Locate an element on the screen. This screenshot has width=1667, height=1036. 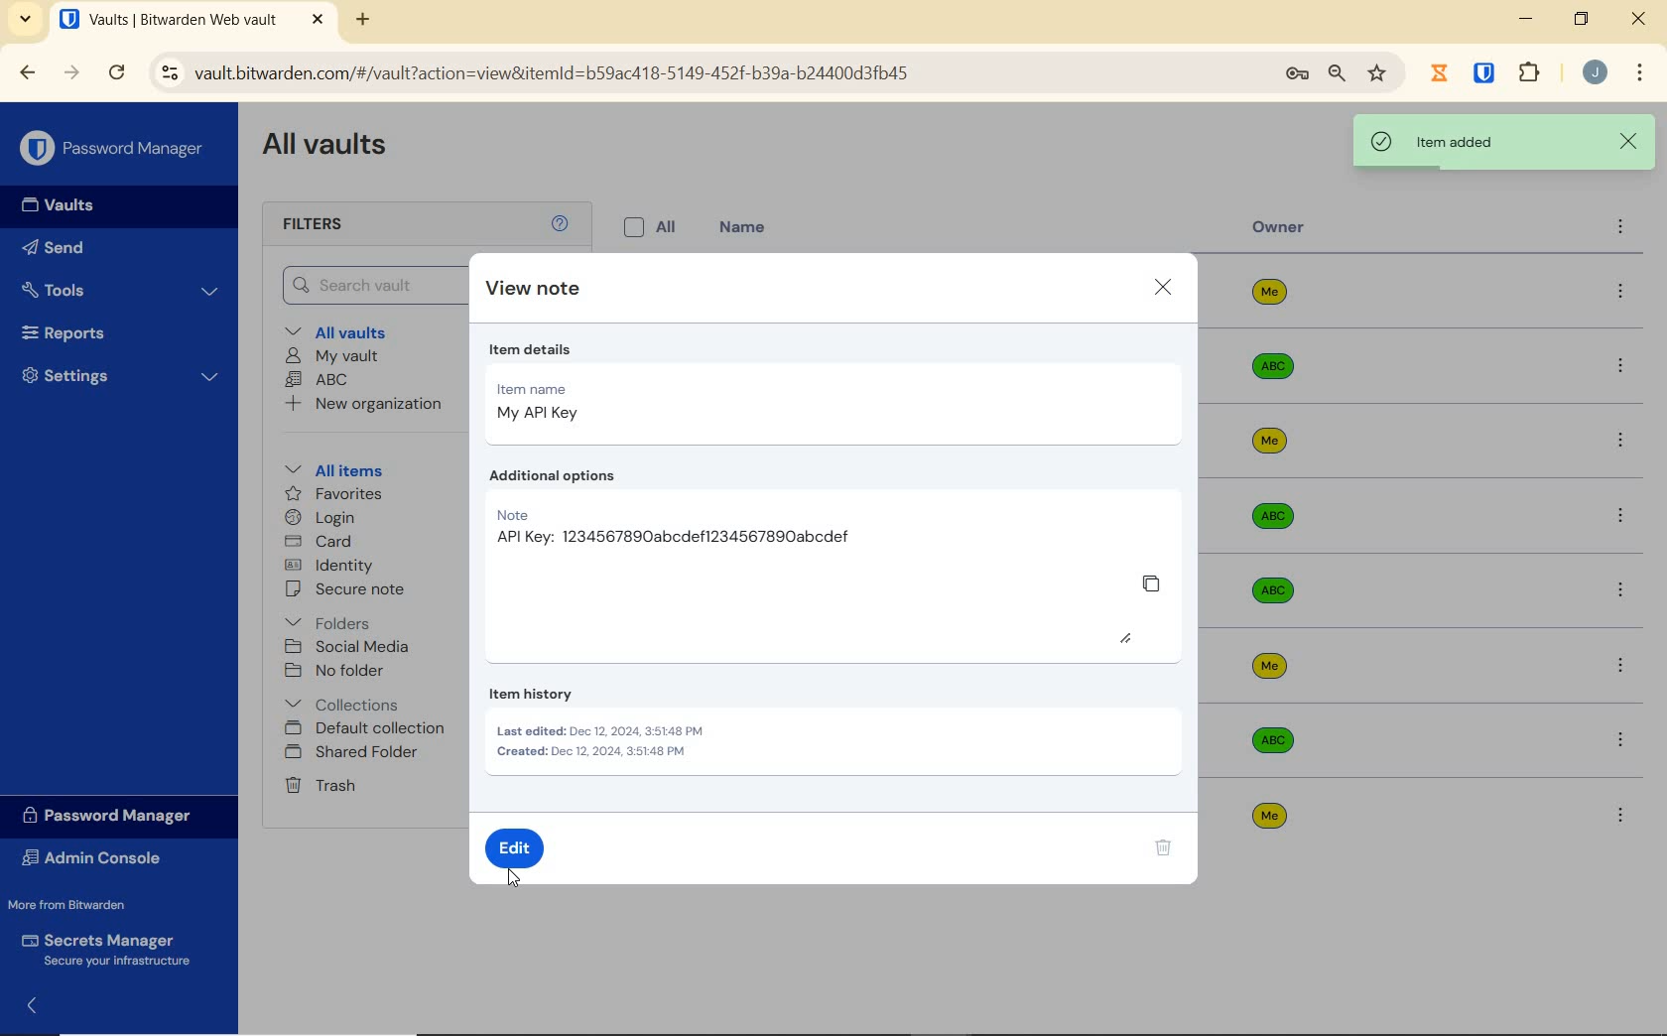
more options is located at coordinates (1621, 444).